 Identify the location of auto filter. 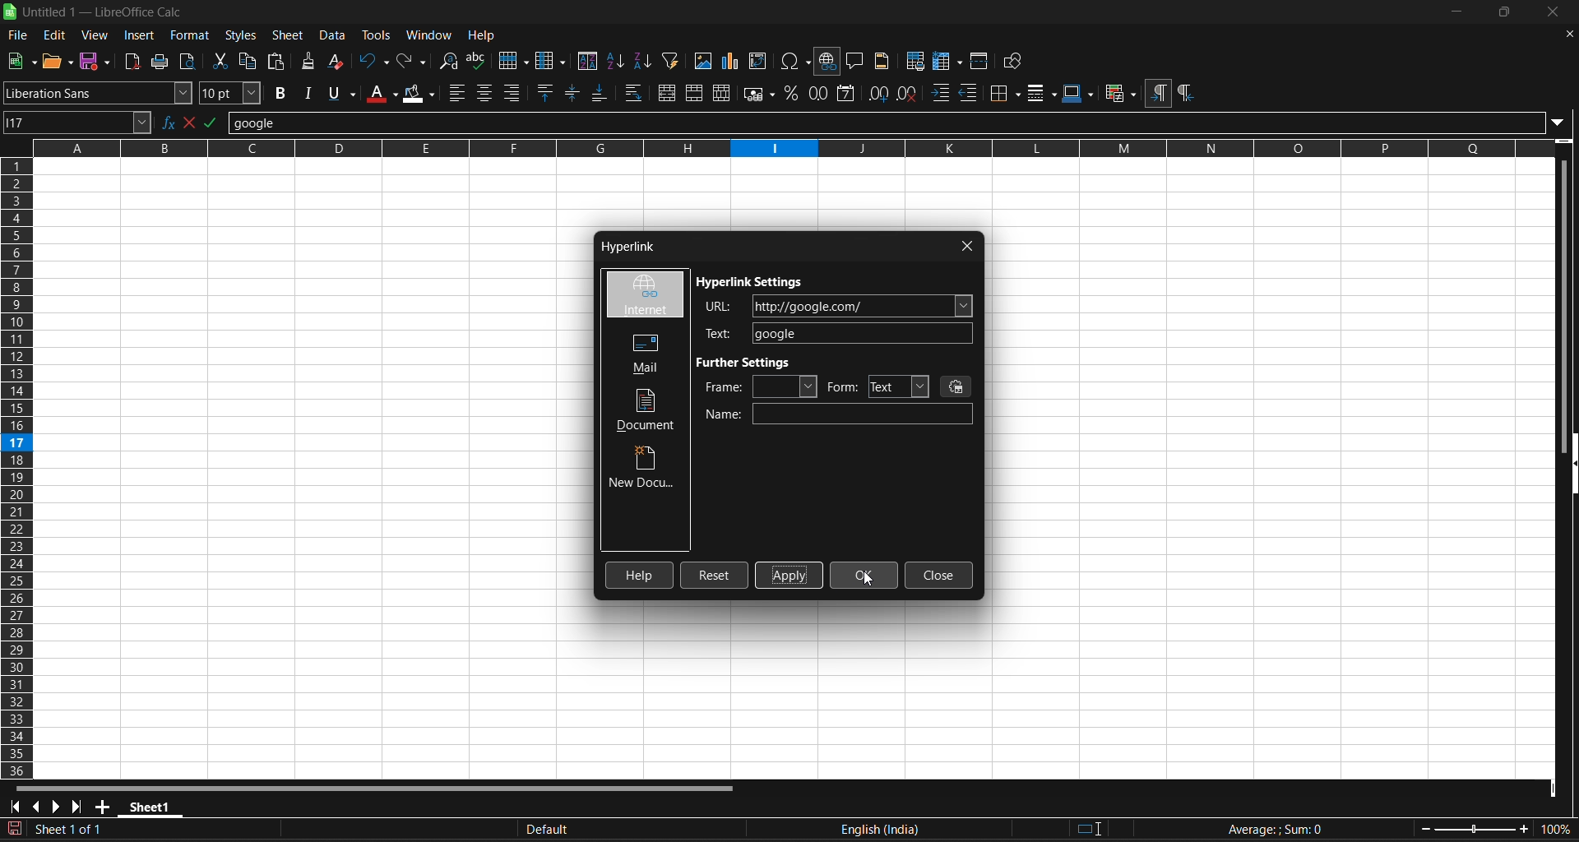
(671, 60).